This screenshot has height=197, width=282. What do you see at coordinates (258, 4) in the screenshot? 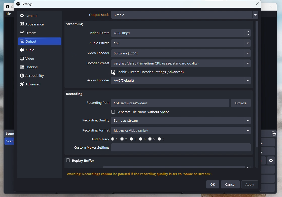
I see `Close` at bounding box center [258, 4].